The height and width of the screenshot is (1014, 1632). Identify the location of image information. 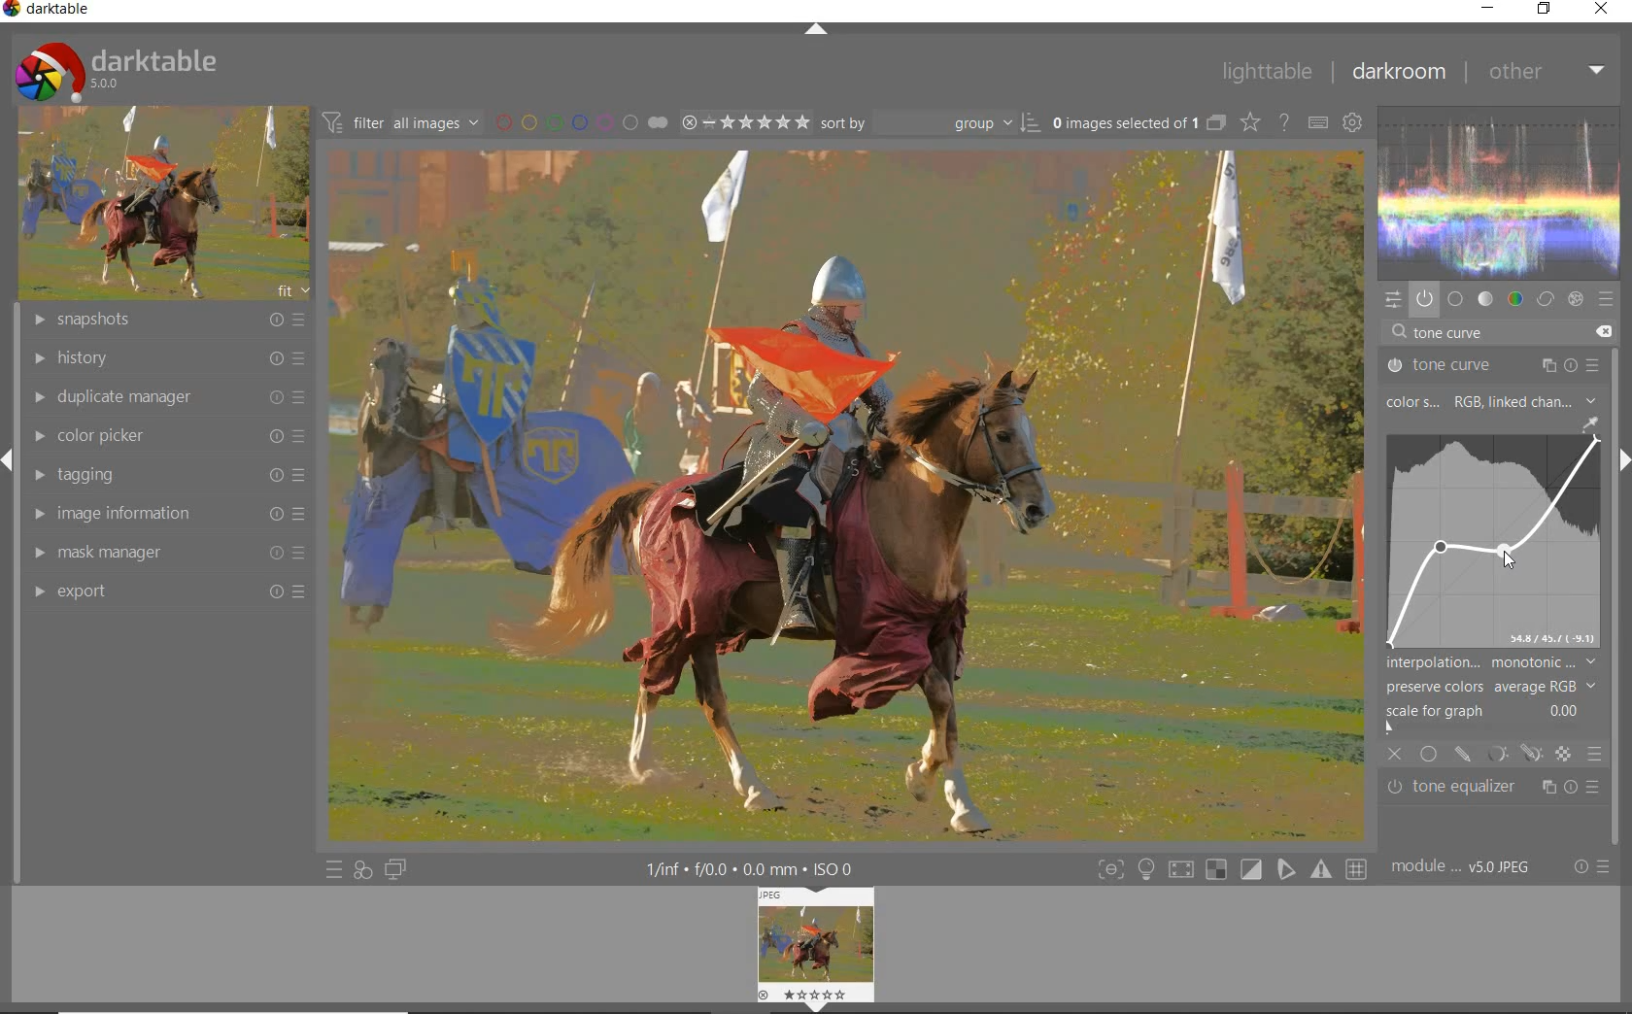
(164, 514).